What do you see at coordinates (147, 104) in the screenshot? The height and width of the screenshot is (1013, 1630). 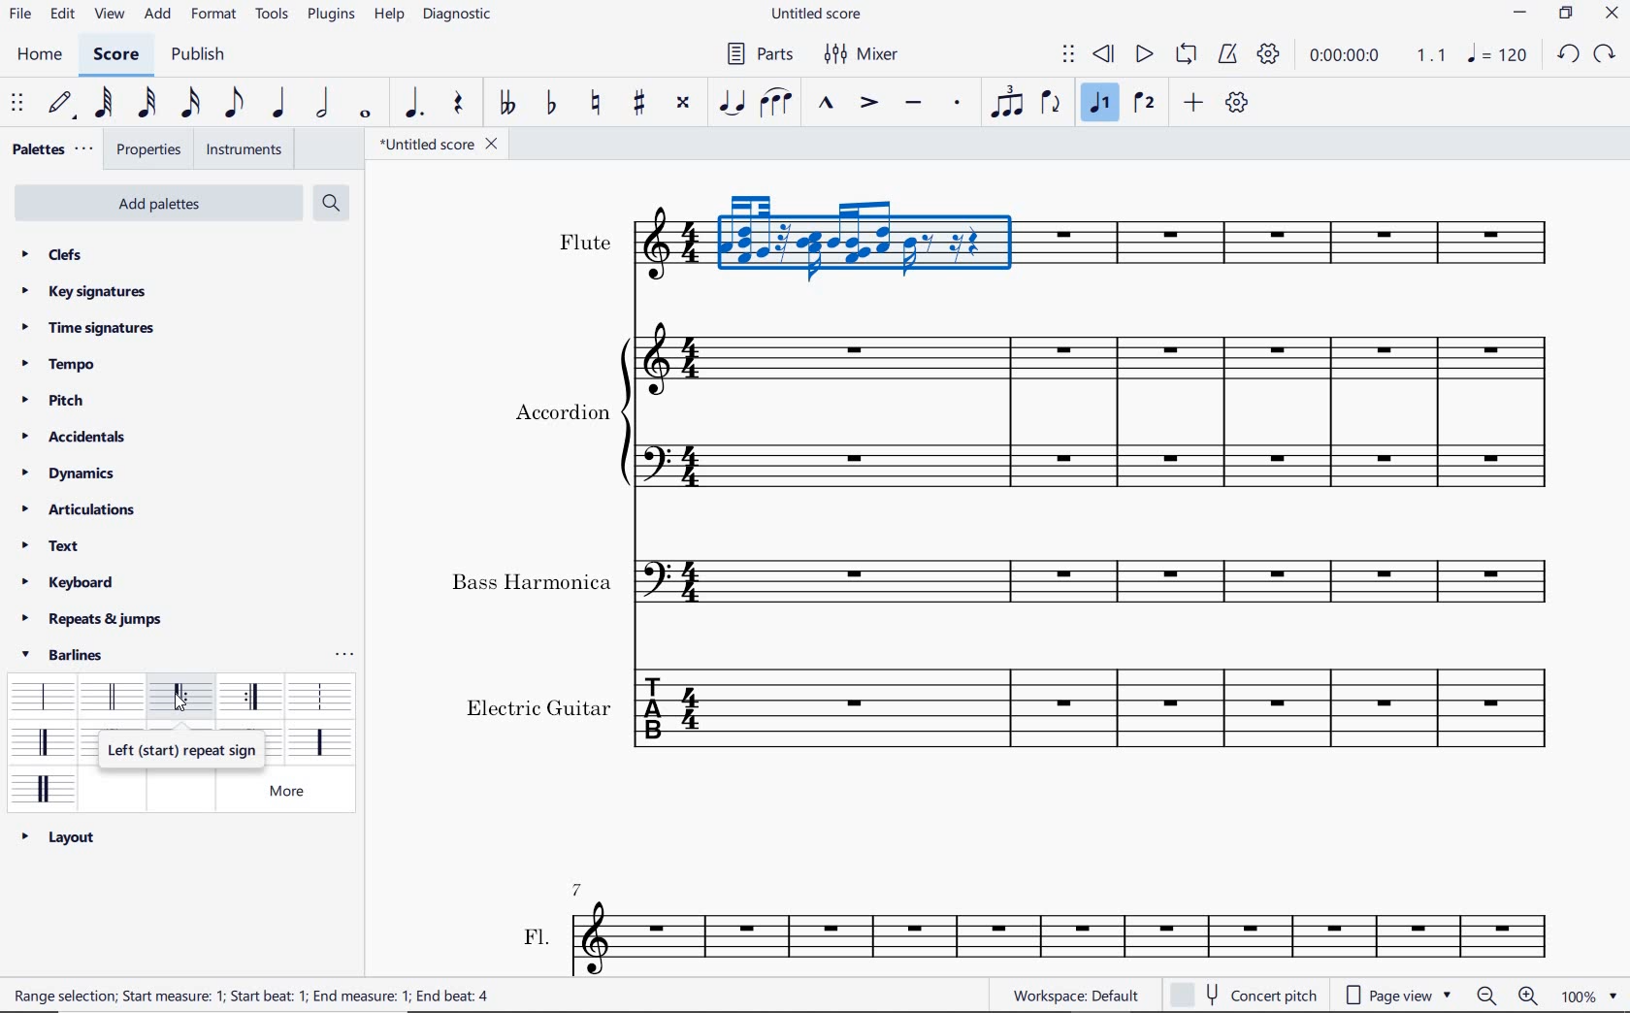 I see `32nd note` at bounding box center [147, 104].